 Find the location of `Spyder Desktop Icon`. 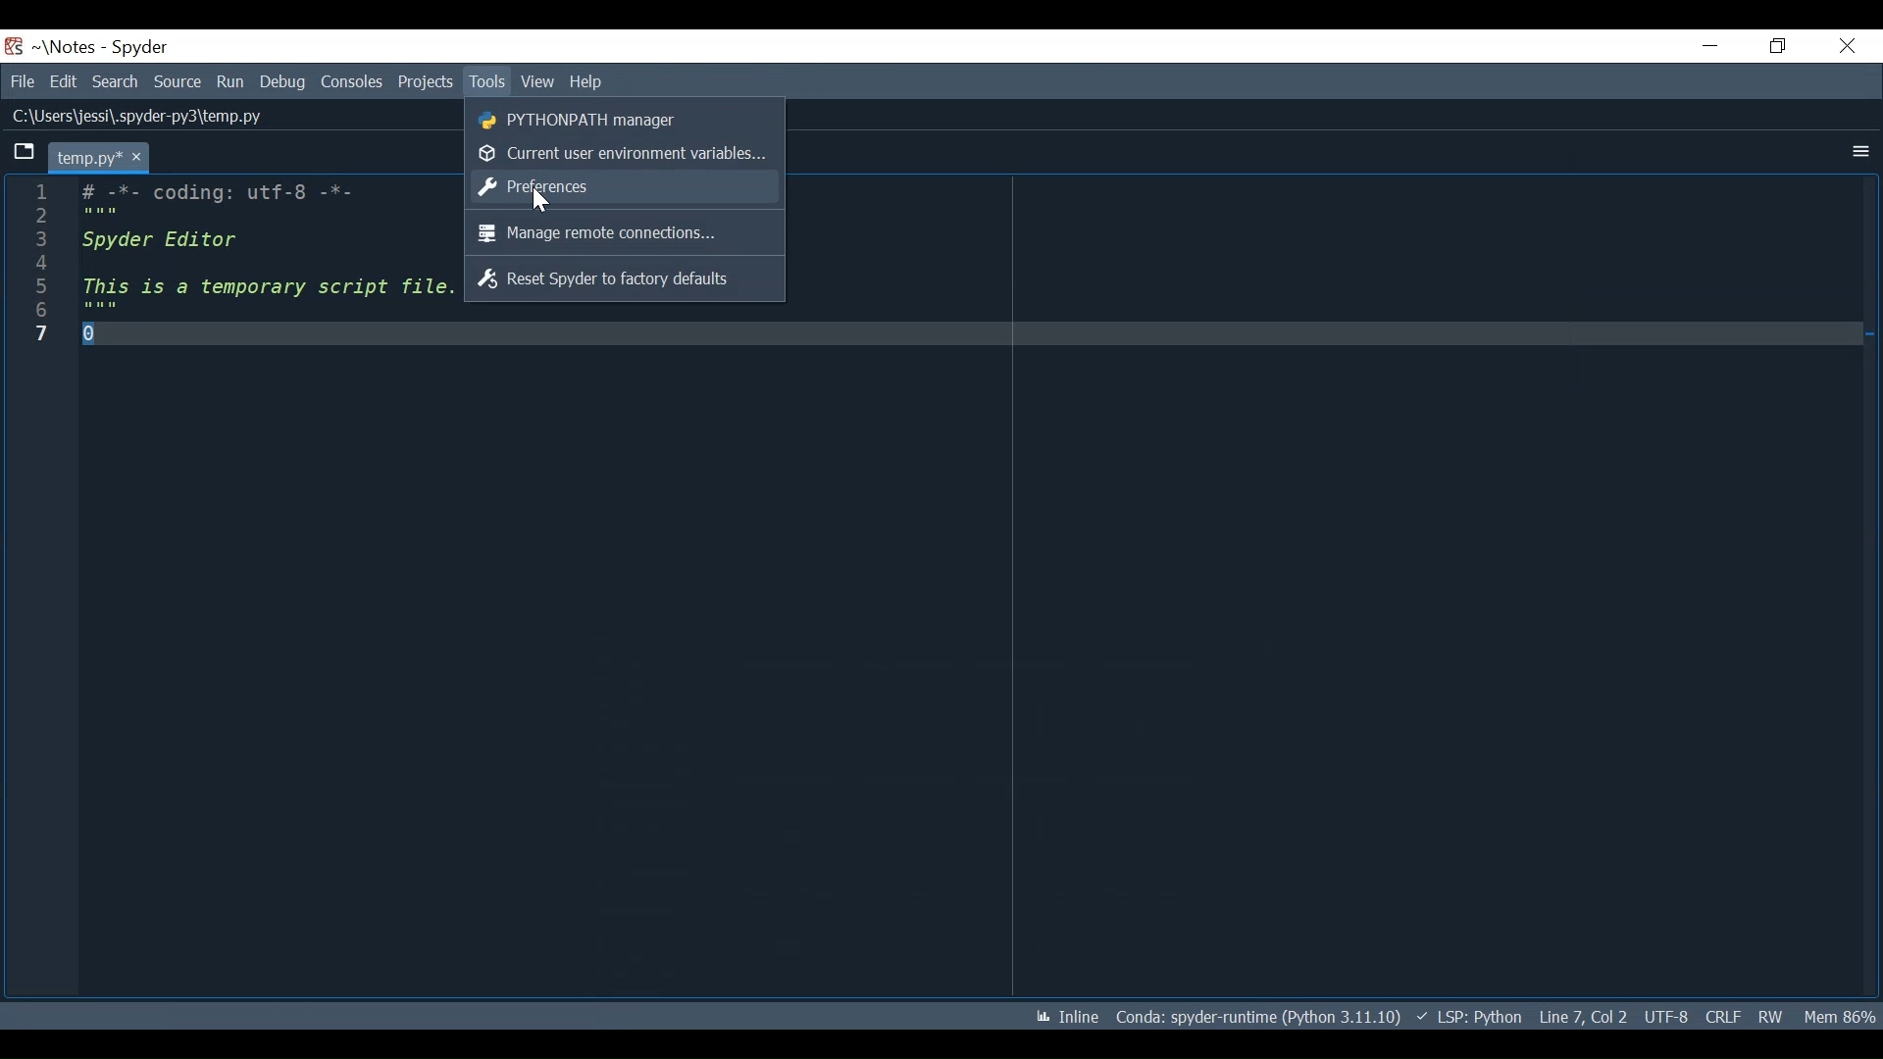

Spyder Desktop Icon is located at coordinates (14, 47).